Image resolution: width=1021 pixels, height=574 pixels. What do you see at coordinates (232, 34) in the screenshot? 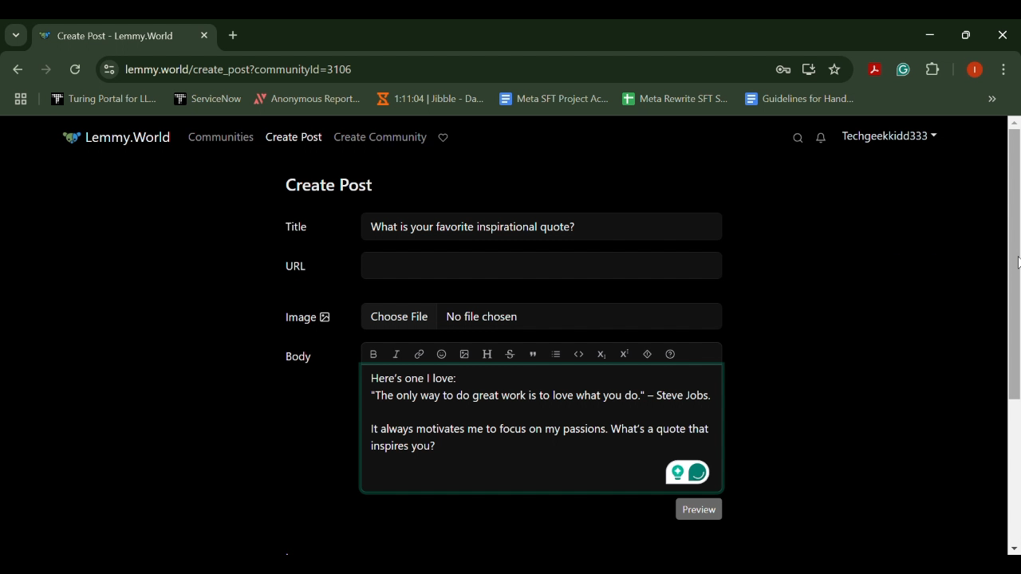
I see `Add Tab` at bounding box center [232, 34].